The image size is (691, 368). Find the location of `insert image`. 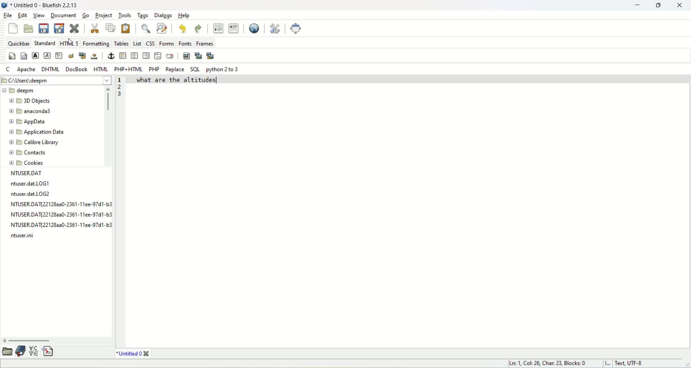

insert image is located at coordinates (186, 56).